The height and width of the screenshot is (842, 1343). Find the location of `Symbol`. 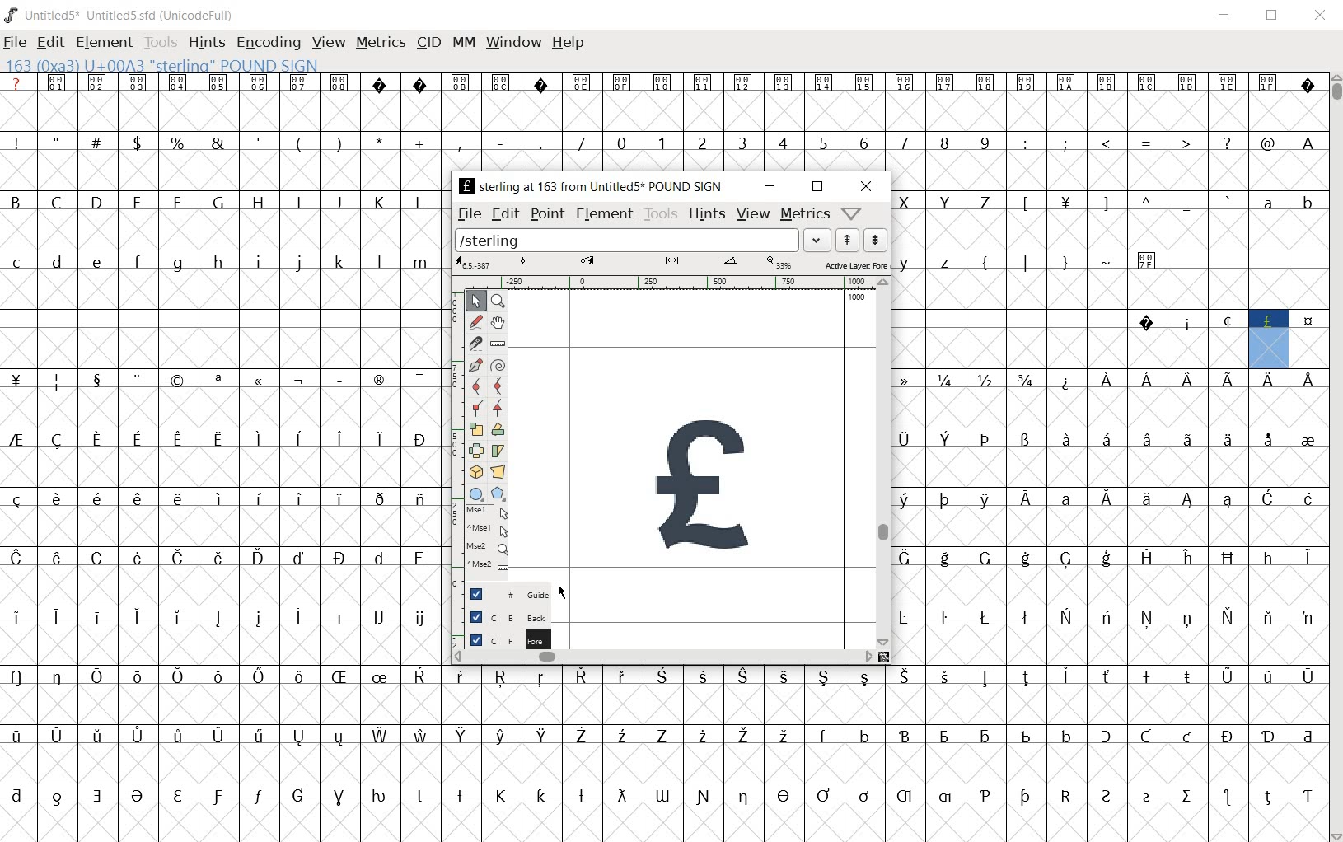

Symbol is located at coordinates (136, 736).